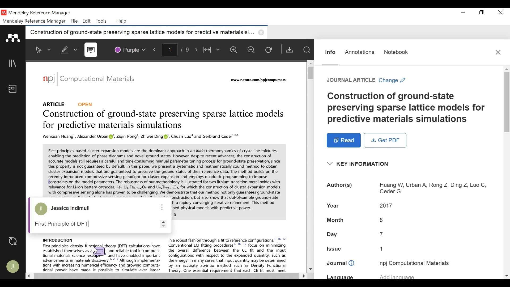 This screenshot has width=510, height=287. Describe the element at coordinates (87, 21) in the screenshot. I see `Edit` at that location.